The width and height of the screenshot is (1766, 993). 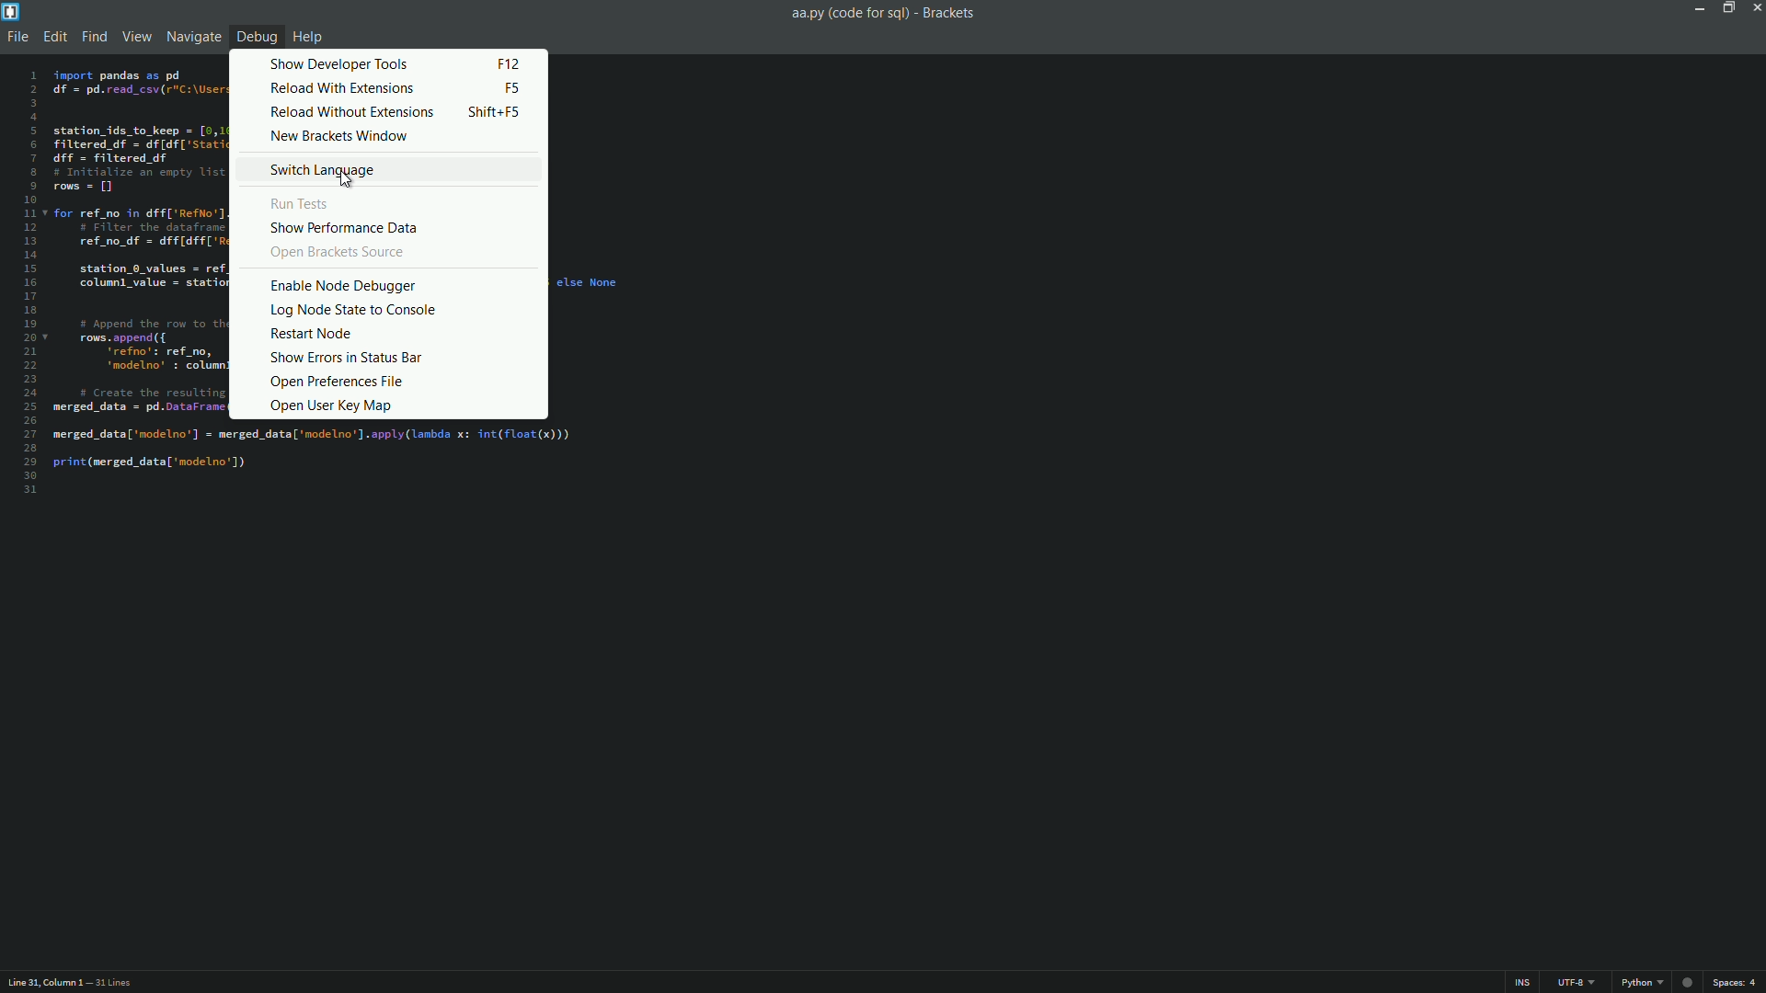 What do you see at coordinates (847, 13) in the screenshot?
I see `file name` at bounding box center [847, 13].